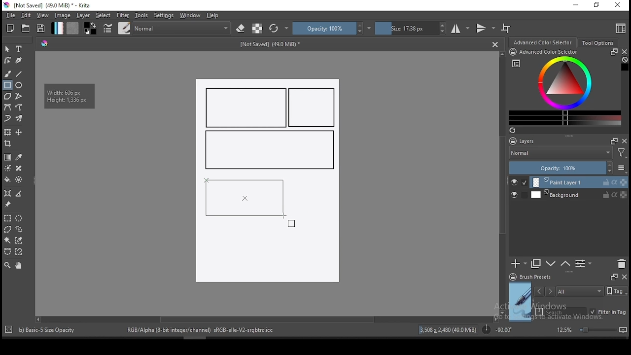  Describe the element at coordinates (10, 15) in the screenshot. I see `file` at that location.